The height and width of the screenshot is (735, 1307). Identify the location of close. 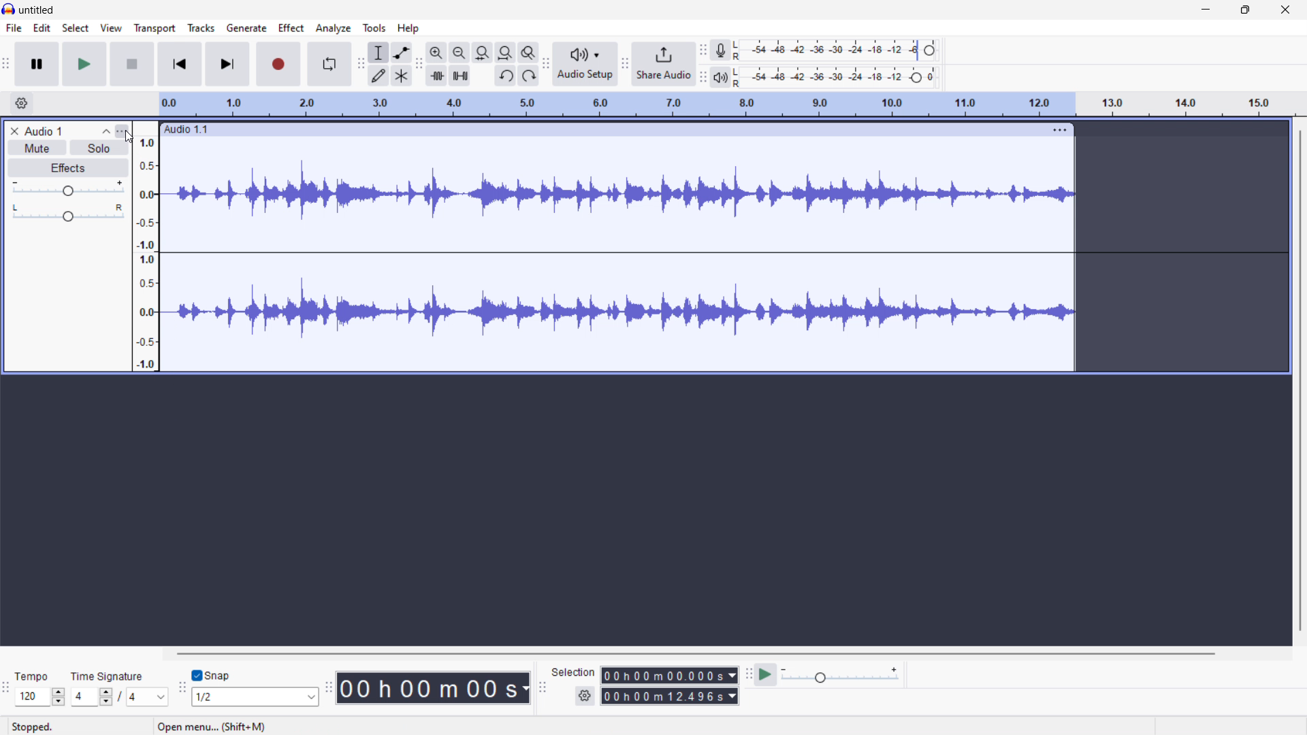
(1285, 10).